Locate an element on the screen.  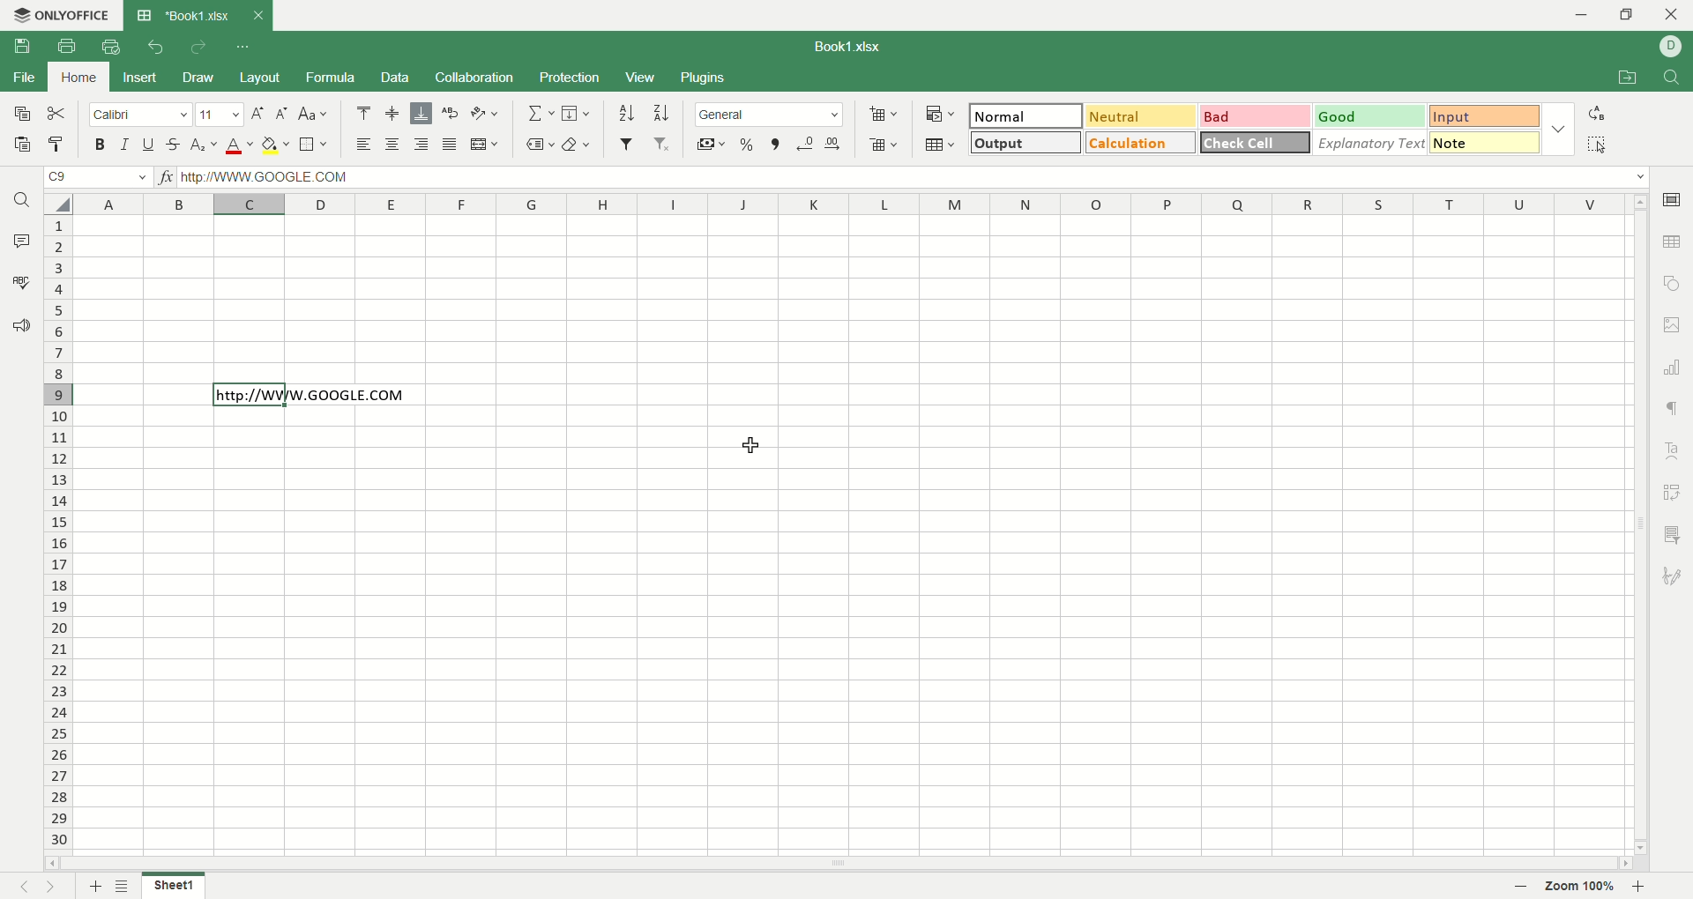
insert cell is located at coordinates (884, 114).